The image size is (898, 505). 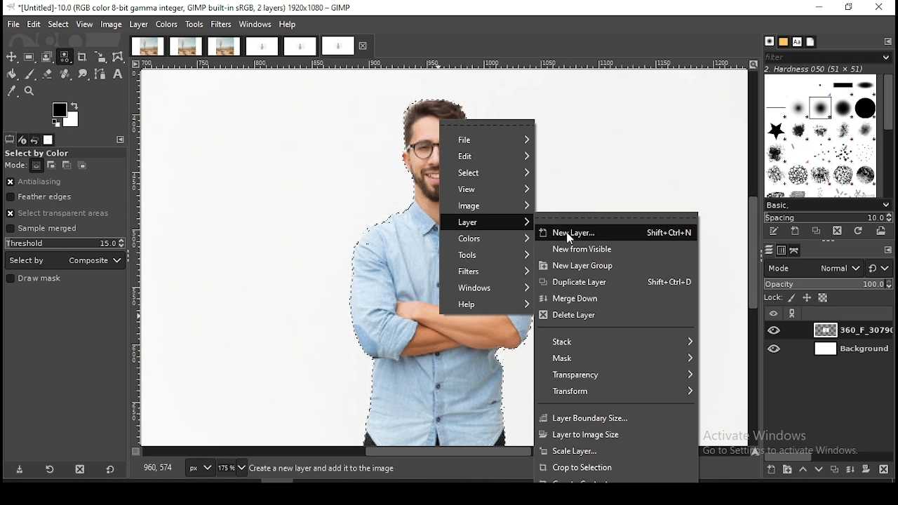 I want to click on color picker tool, so click(x=11, y=91).